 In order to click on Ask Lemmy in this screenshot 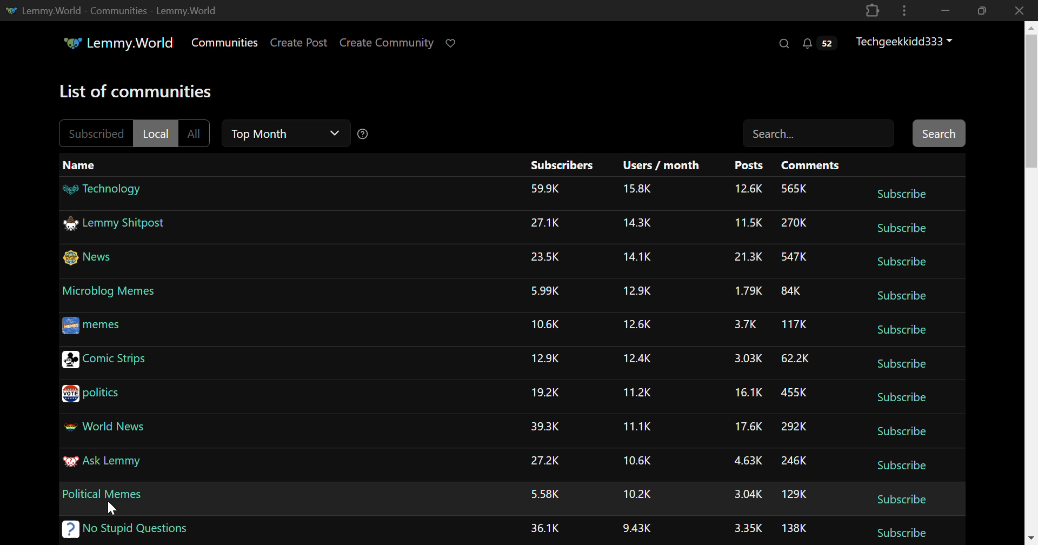, I will do `click(104, 465)`.